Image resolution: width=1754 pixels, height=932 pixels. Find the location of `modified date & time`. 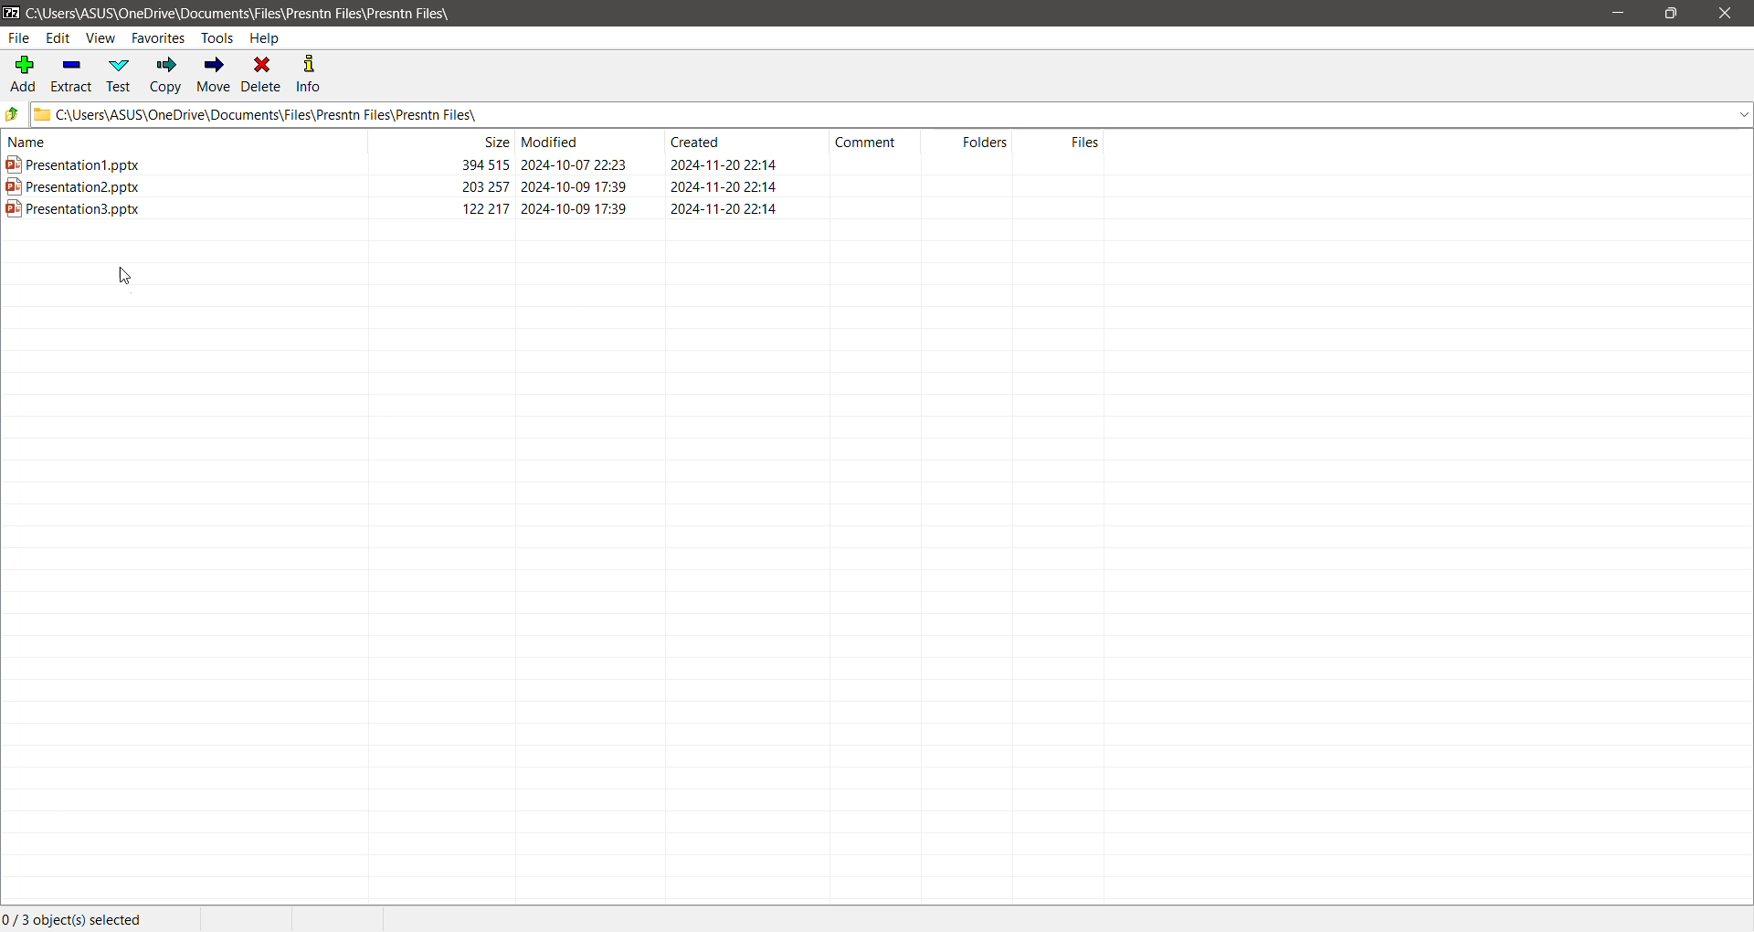

modified date & time is located at coordinates (575, 207).